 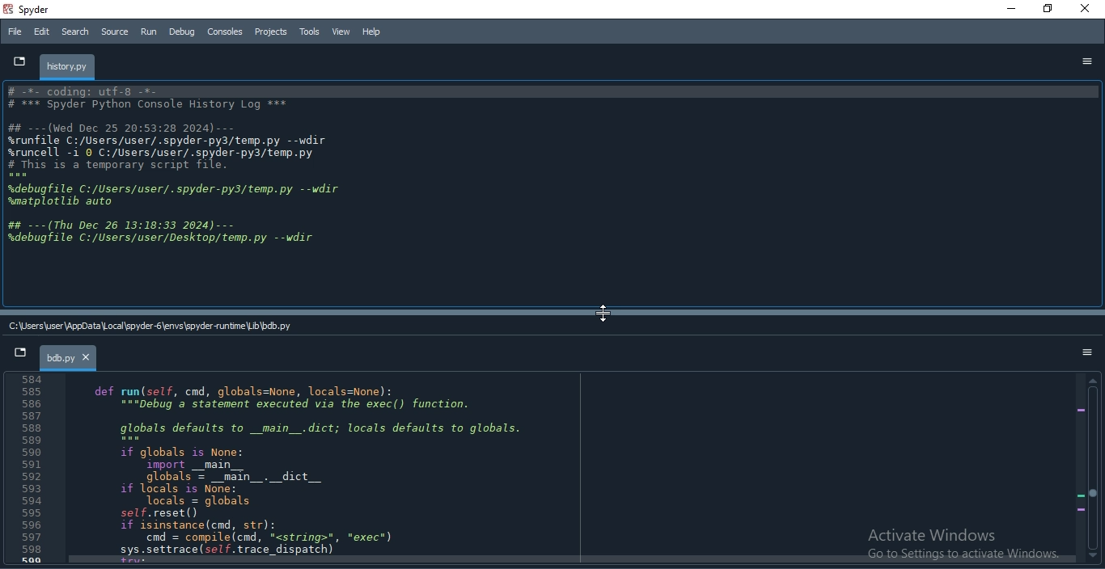 What do you see at coordinates (1093, 469) in the screenshot?
I see `scroll bar` at bounding box center [1093, 469].